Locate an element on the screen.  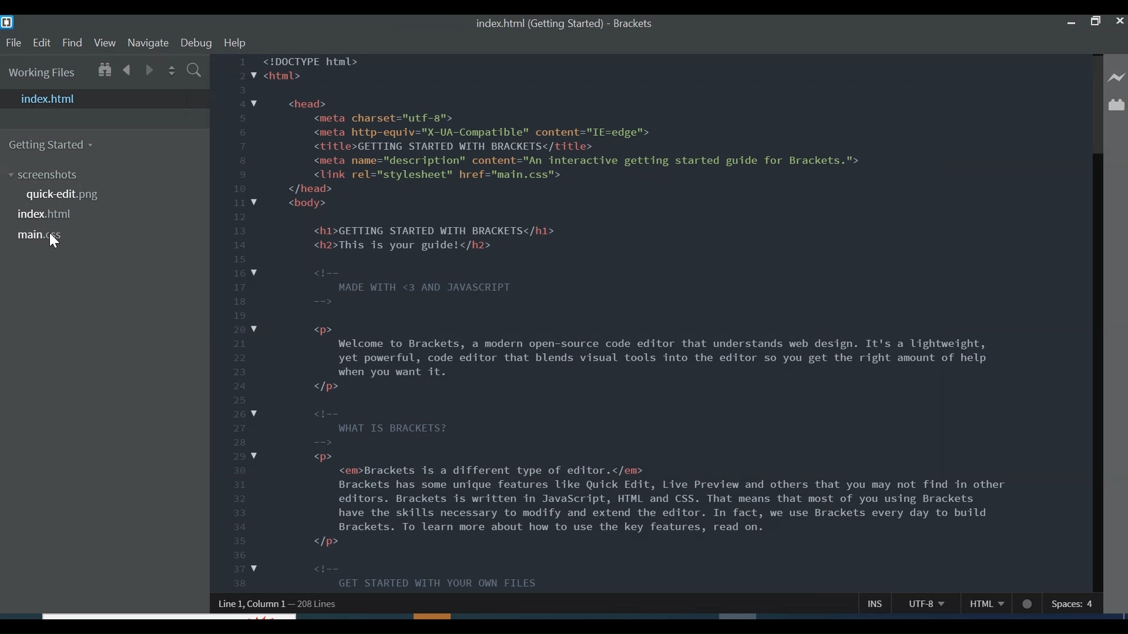
Brackets Desktop icon is located at coordinates (8, 23).